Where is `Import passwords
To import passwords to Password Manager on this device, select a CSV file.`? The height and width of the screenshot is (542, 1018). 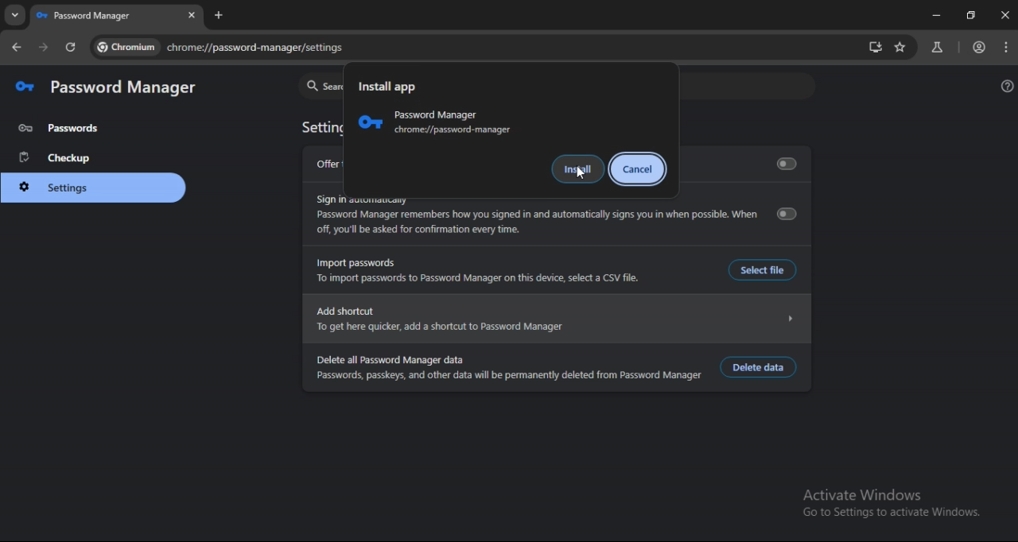 Import passwords
To import passwords to Password Manager on this device, select a CSV file. is located at coordinates (480, 271).